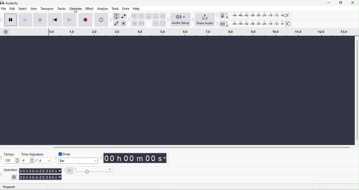 The image size is (359, 190). What do you see at coordinates (117, 16) in the screenshot?
I see `selection tool` at bounding box center [117, 16].